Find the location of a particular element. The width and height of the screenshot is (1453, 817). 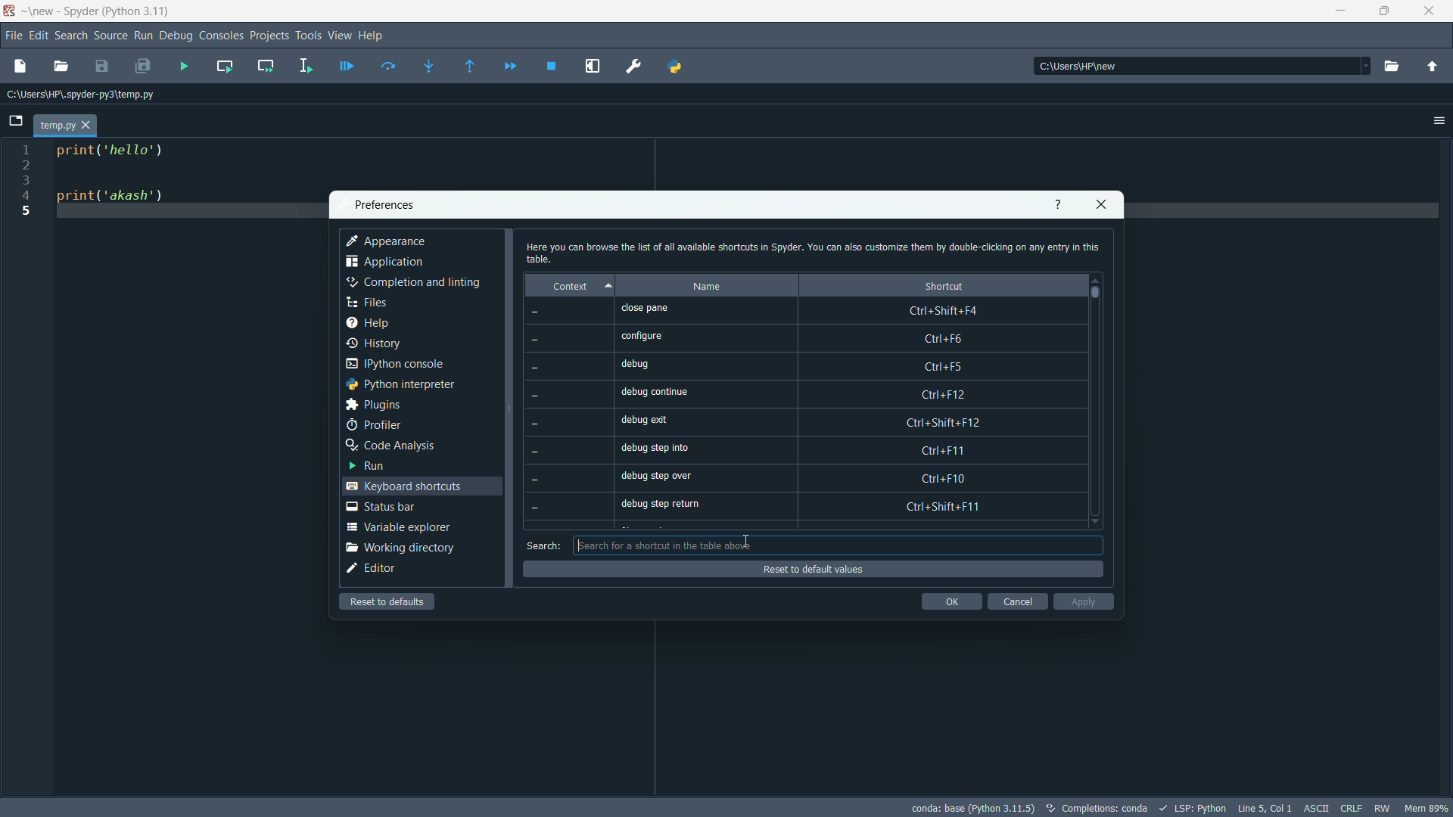

run current cell and go to next one is located at coordinates (266, 64).